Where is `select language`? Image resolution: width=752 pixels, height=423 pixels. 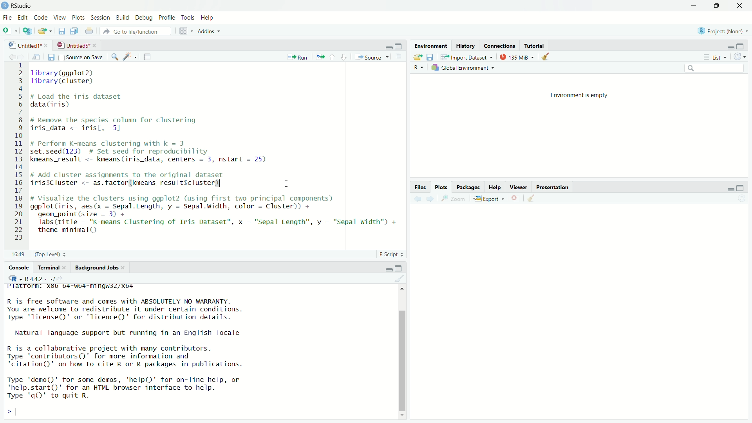 select language is located at coordinates (12, 279).